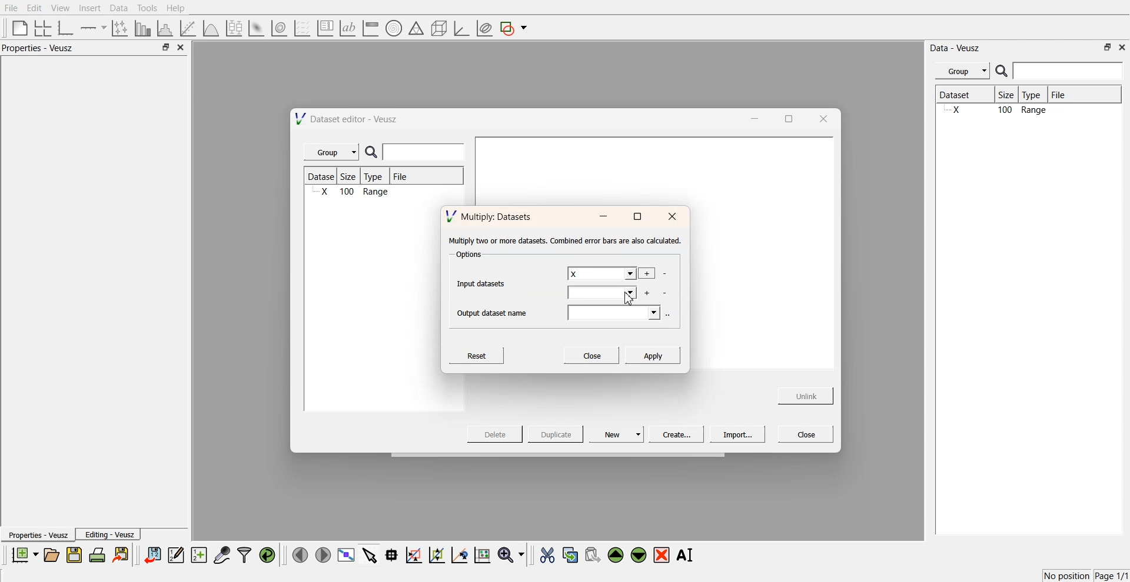 The height and width of the screenshot is (582, 1130). I want to click on Dataset, so click(323, 176).